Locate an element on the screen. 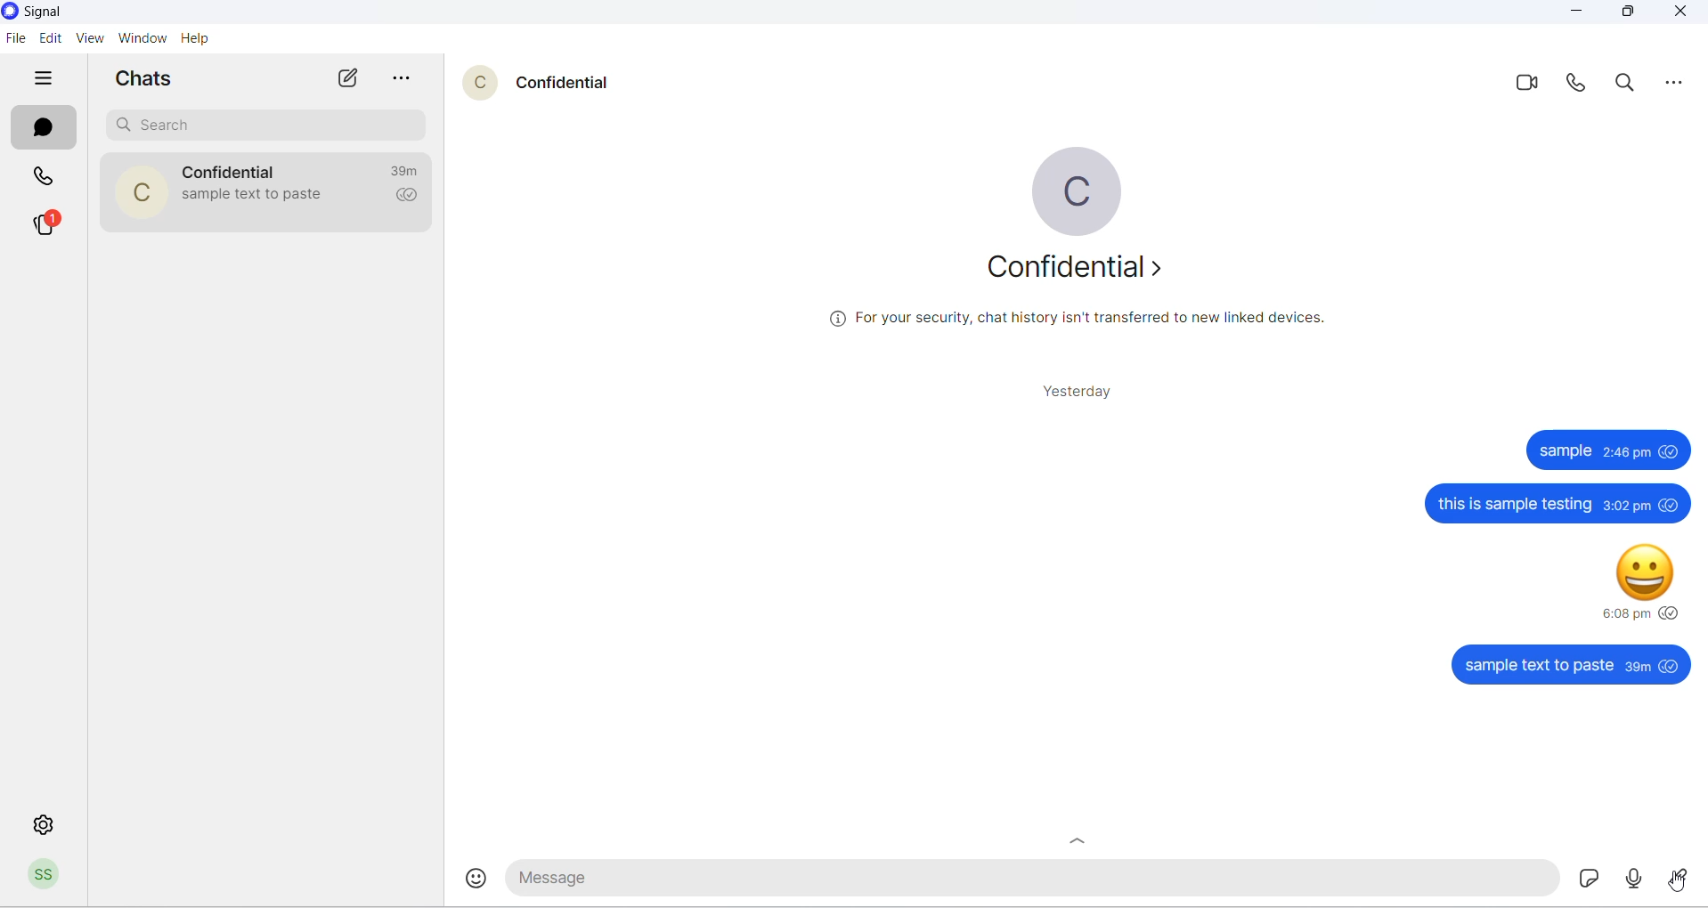  file is located at coordinates (14, 39).